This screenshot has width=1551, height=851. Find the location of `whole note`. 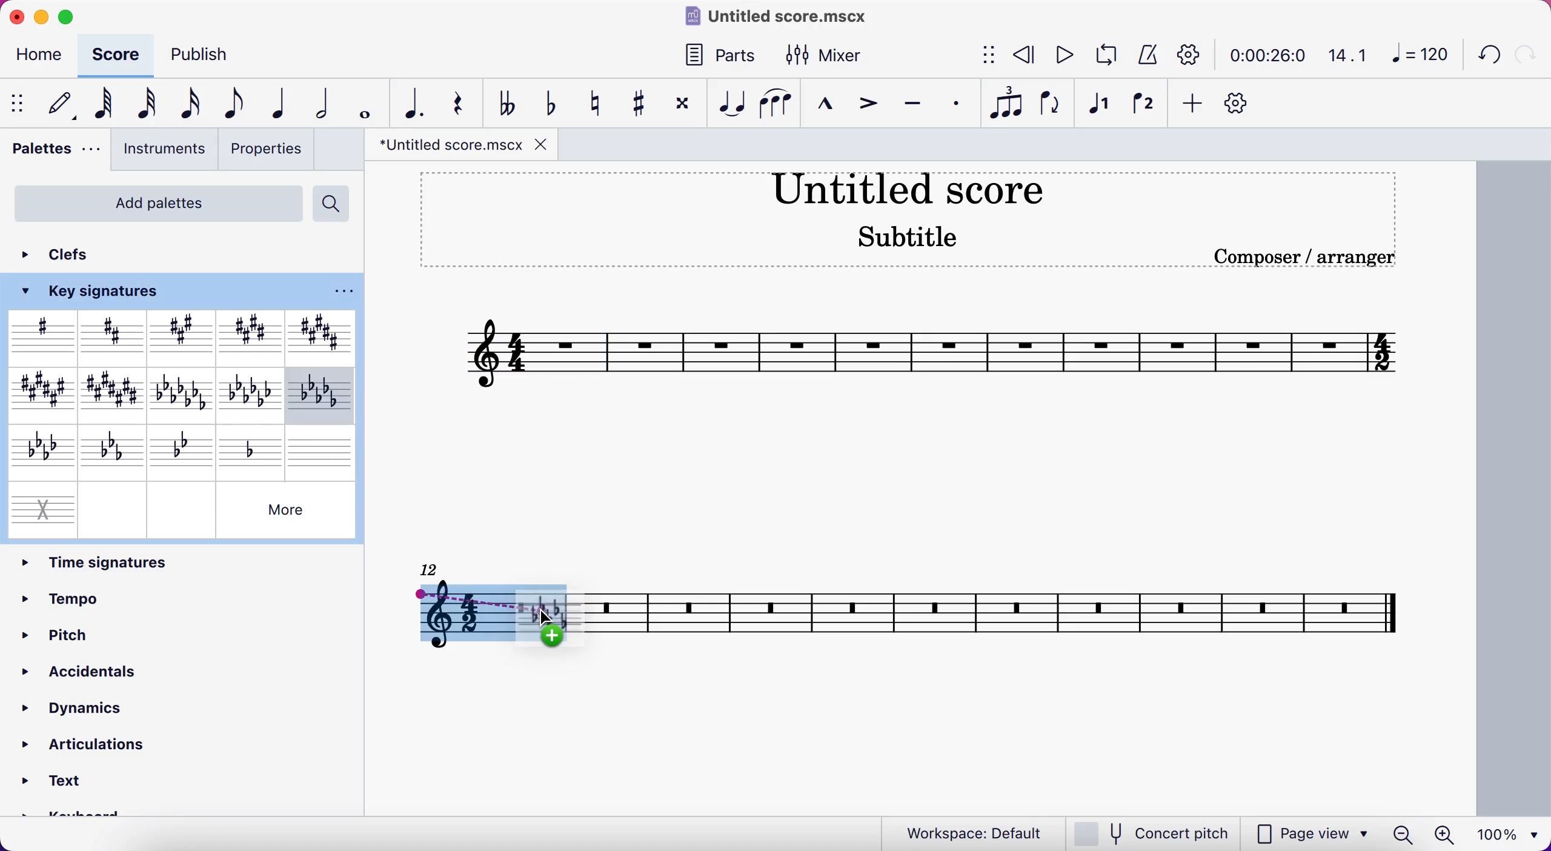

whole note is located at coordinates (367, 100).